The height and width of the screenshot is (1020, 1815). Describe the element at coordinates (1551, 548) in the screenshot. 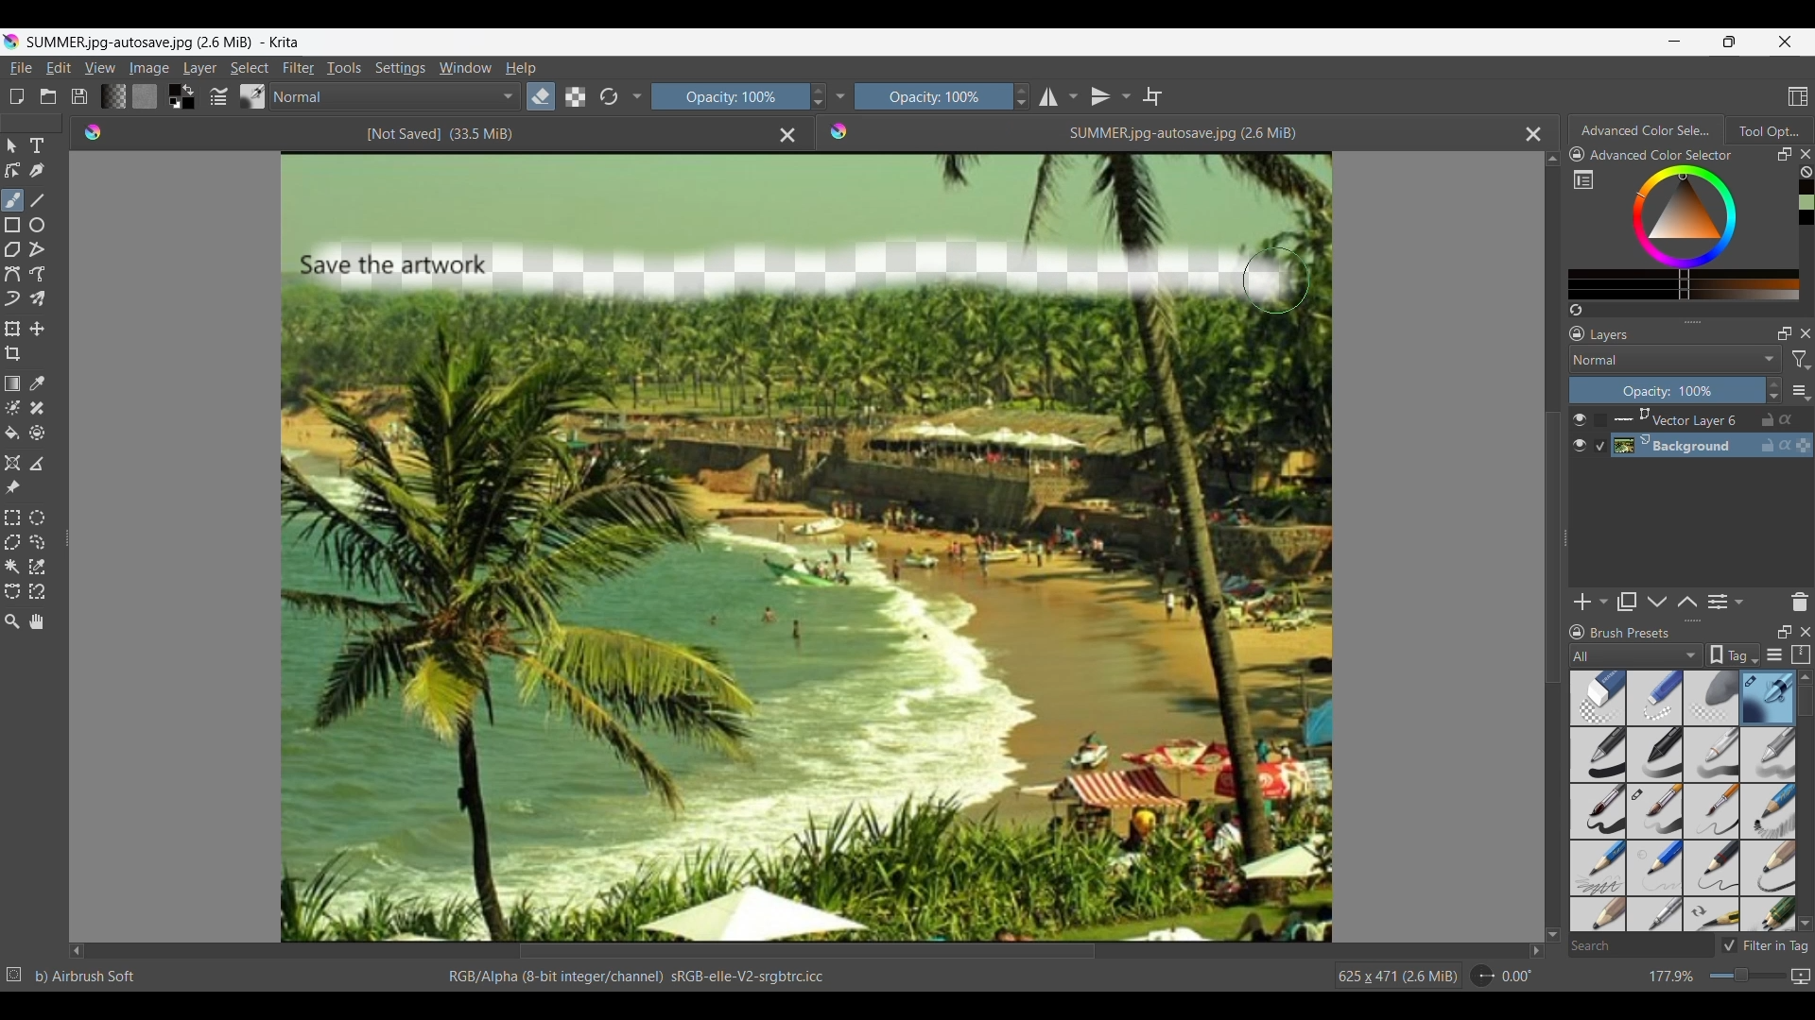

I see `Vertical slide bar` at that location.